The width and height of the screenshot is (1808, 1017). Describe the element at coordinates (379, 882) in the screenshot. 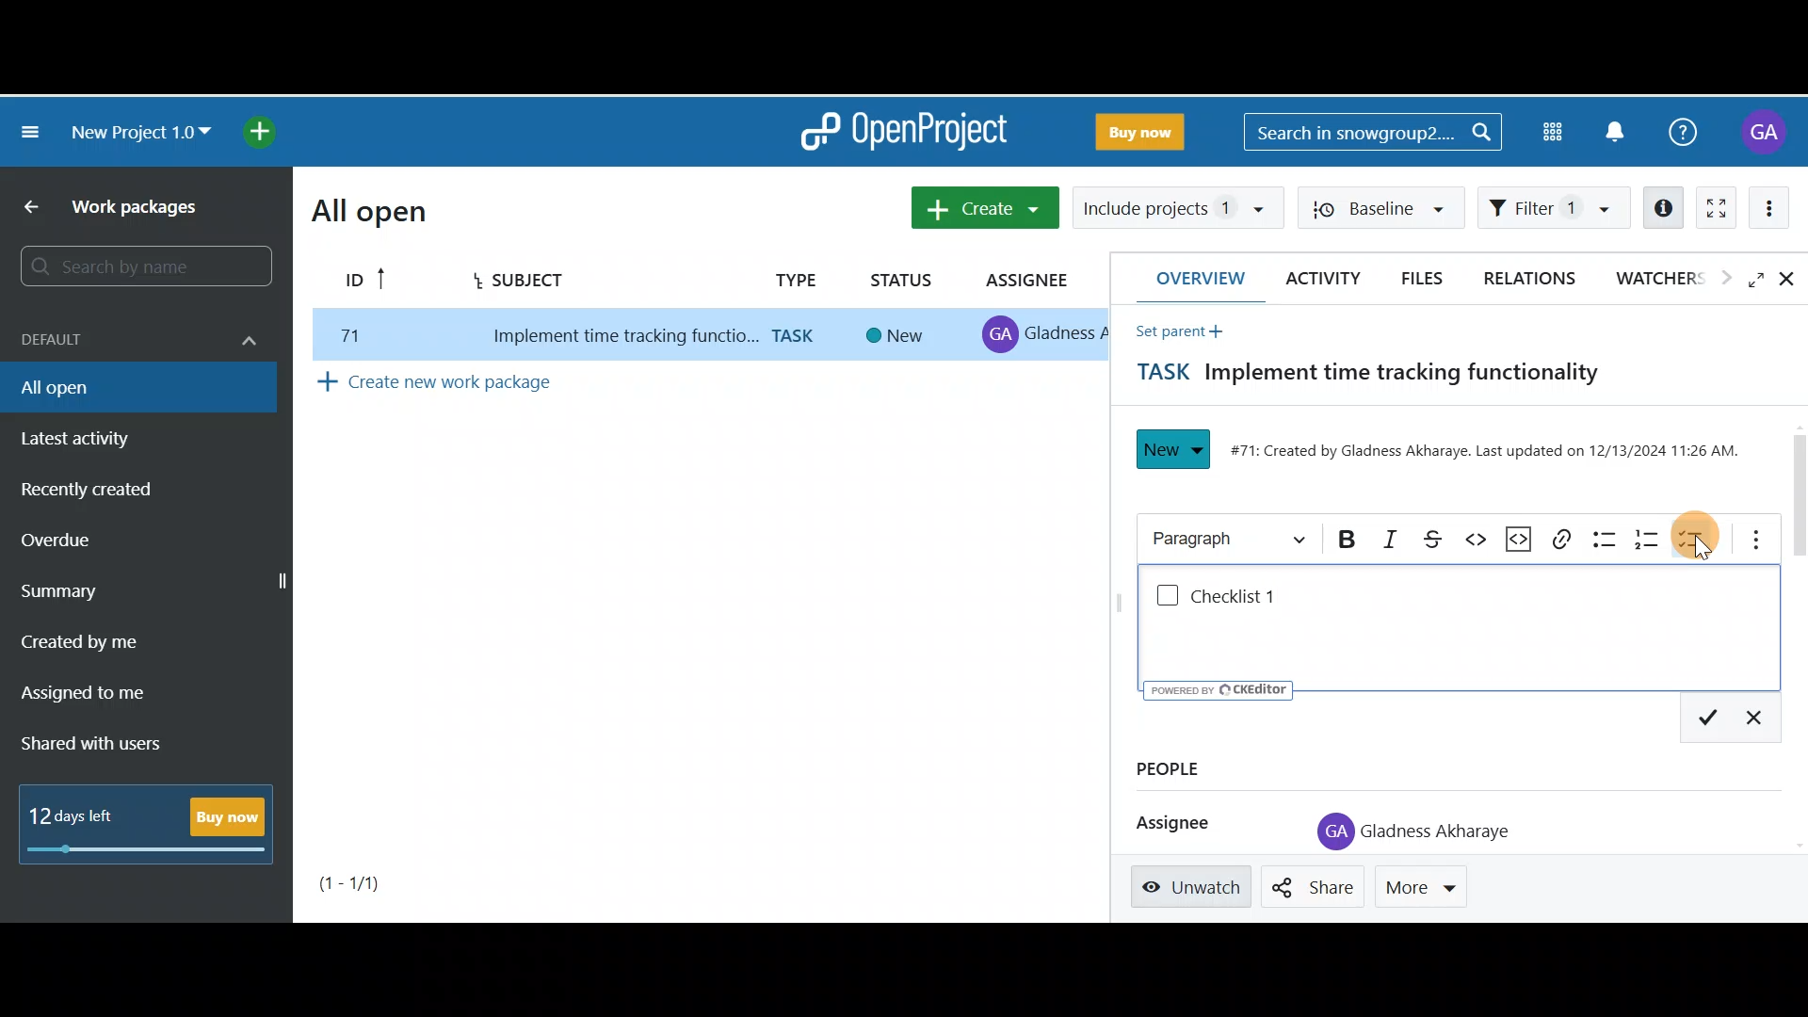

I see `Page number` at that location.